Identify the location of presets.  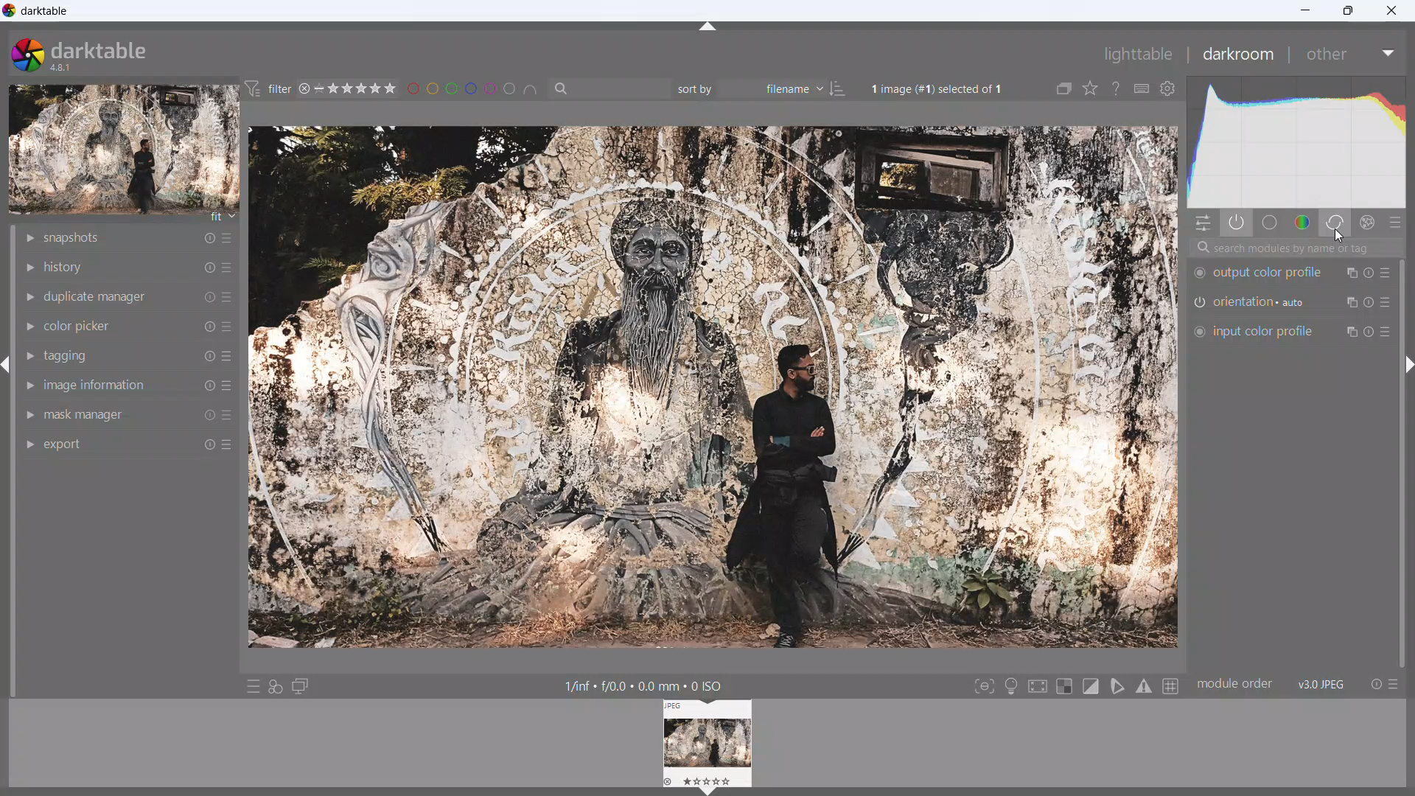
(1388, 331).